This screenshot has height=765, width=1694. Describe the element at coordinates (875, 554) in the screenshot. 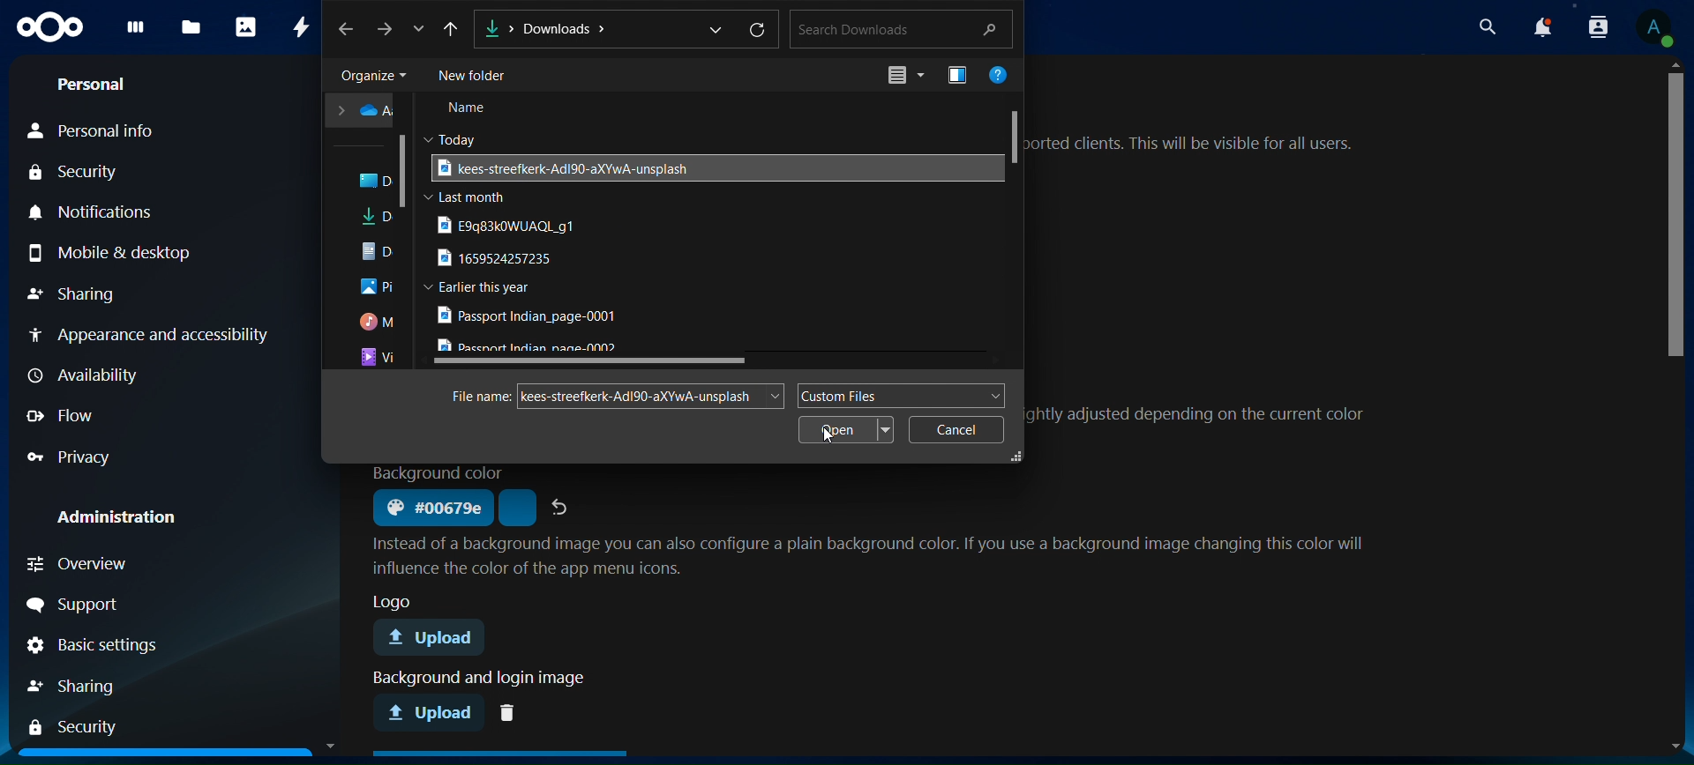

I see `text` at that location.